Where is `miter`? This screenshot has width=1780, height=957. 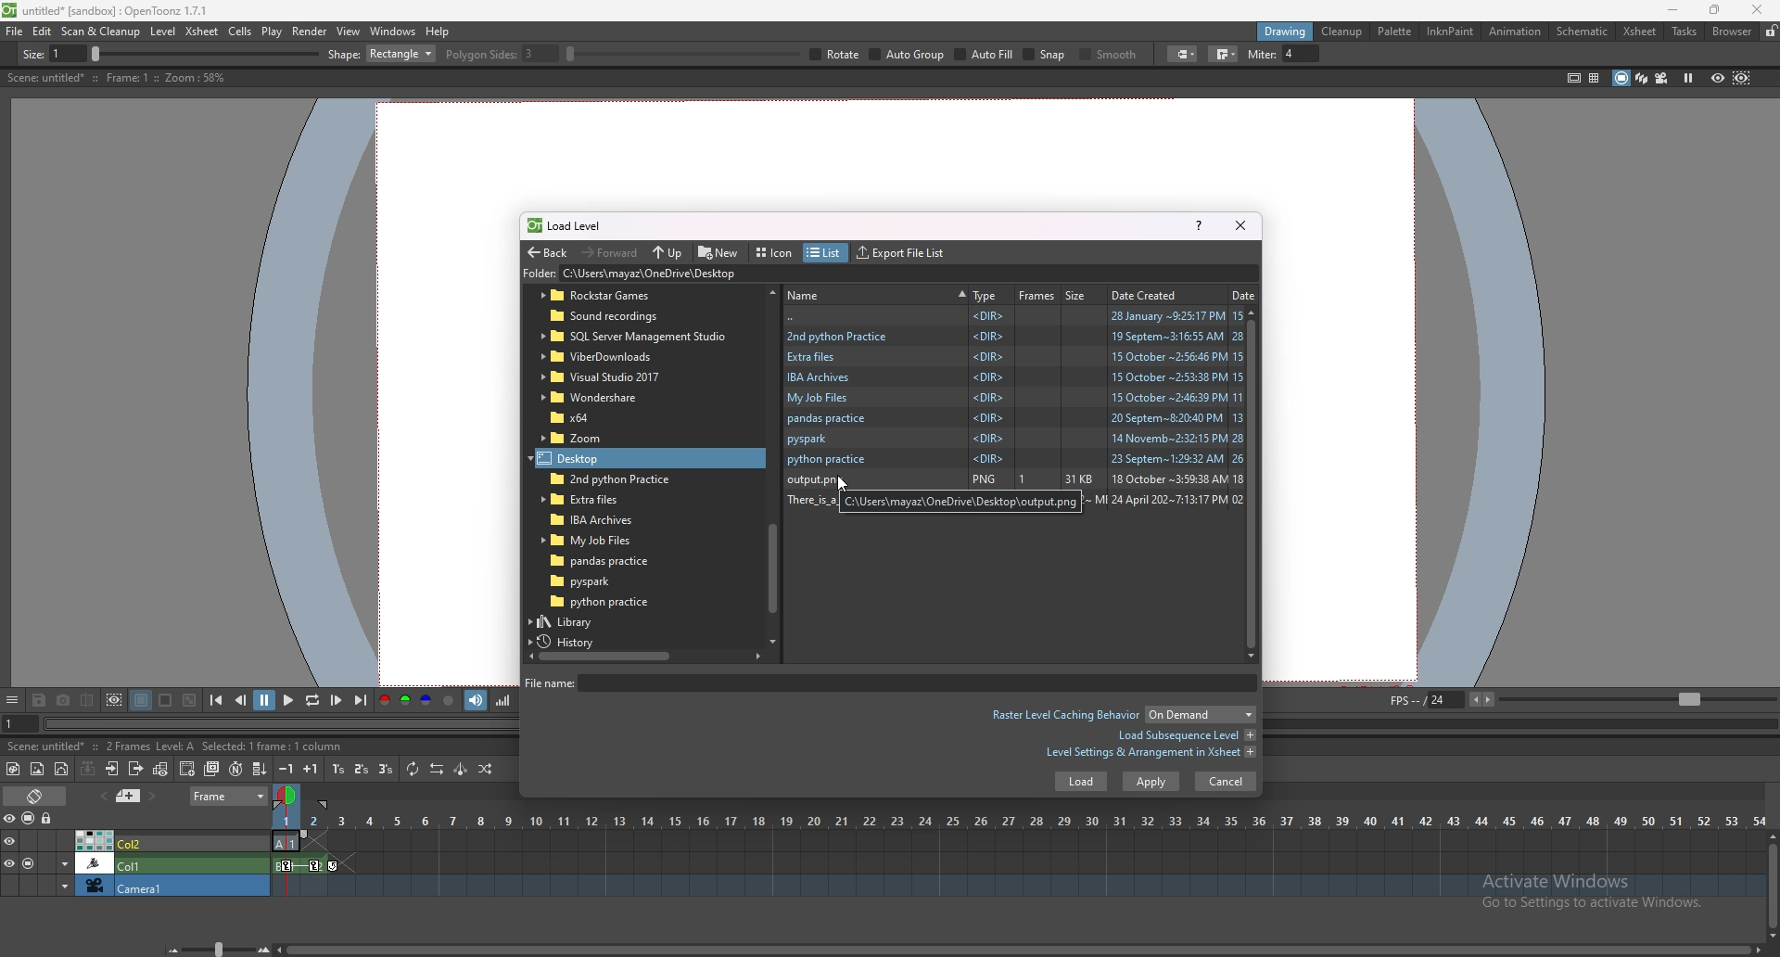 miter is located at coordinates (1607, 54).